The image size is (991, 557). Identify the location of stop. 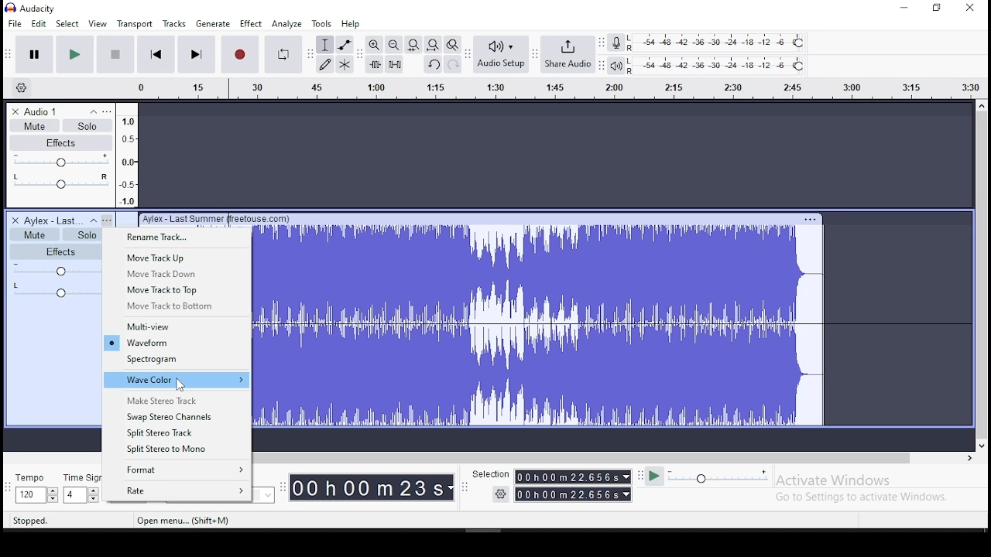
(115, 54).